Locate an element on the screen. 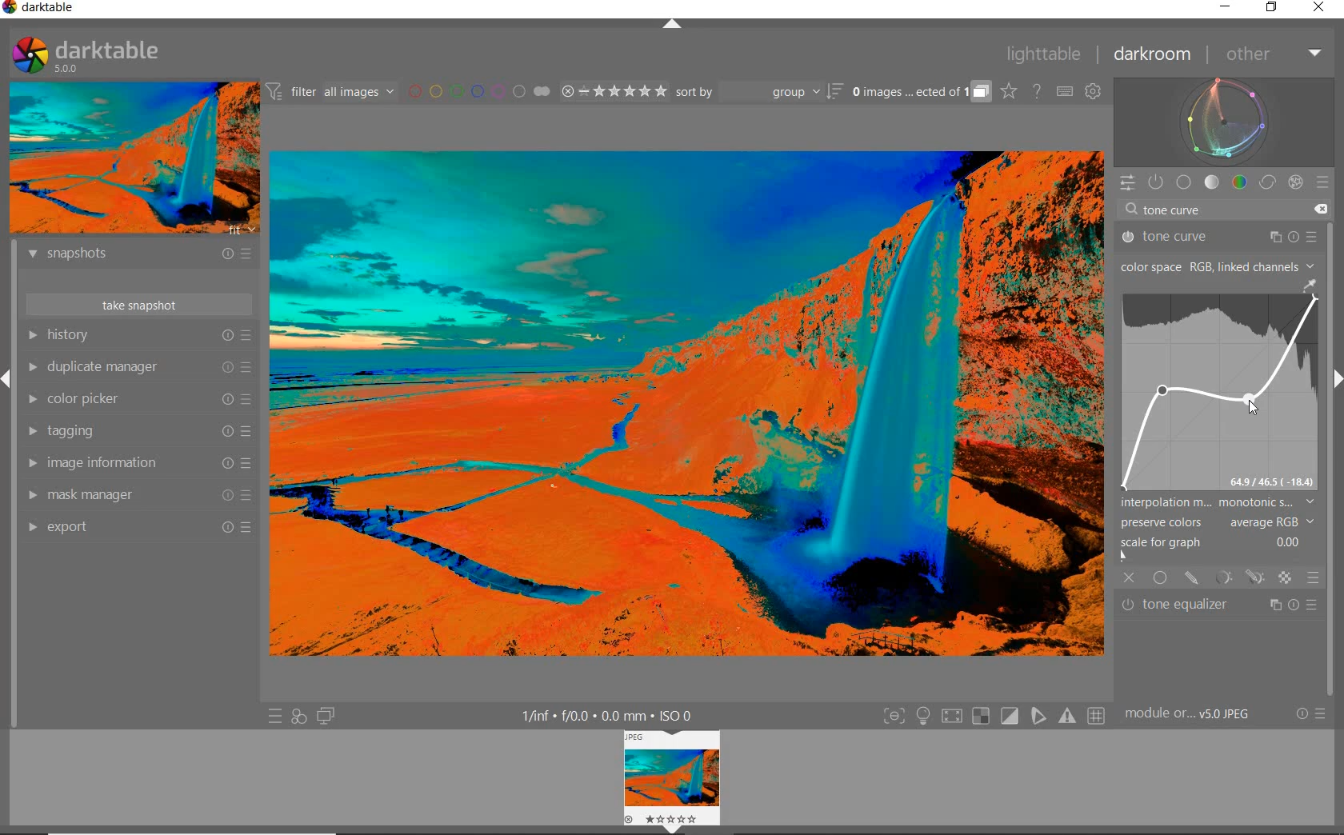  QUICK ACCESS PANEL is located at coordinates (1127, 183).